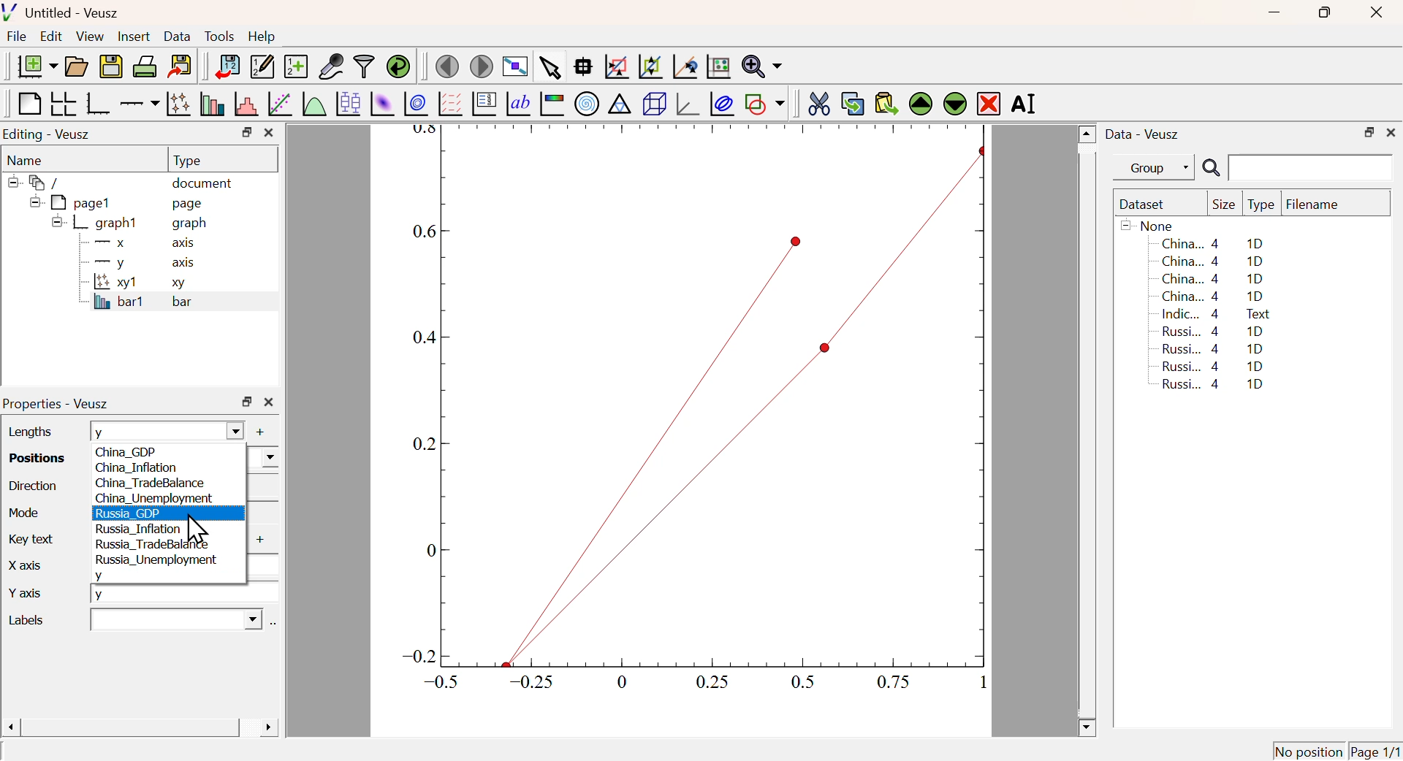 The height and width of the screenshot is (761, 1403). I want to click on View plot fullscreen, so click(513, 68).